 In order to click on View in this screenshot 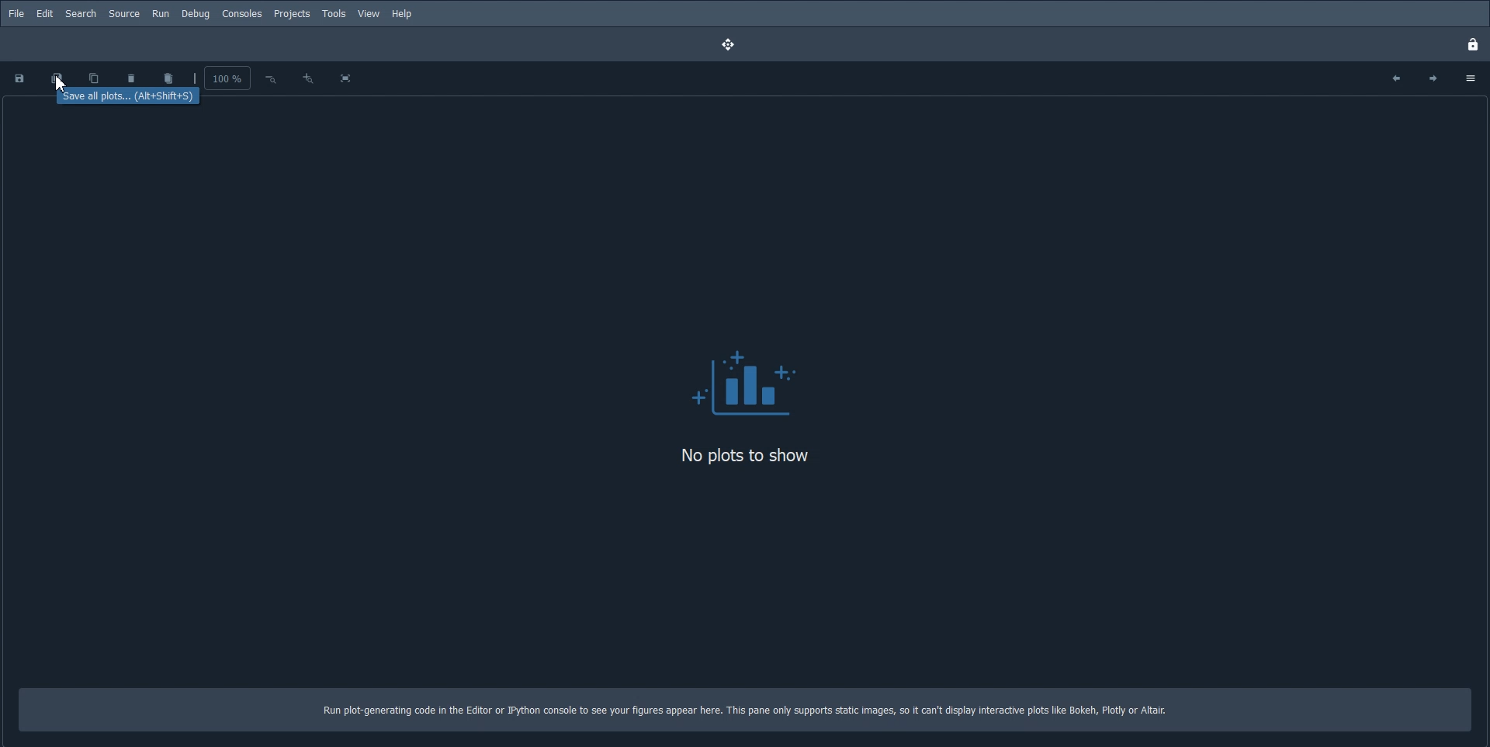, I will do `click(369, 14)`.